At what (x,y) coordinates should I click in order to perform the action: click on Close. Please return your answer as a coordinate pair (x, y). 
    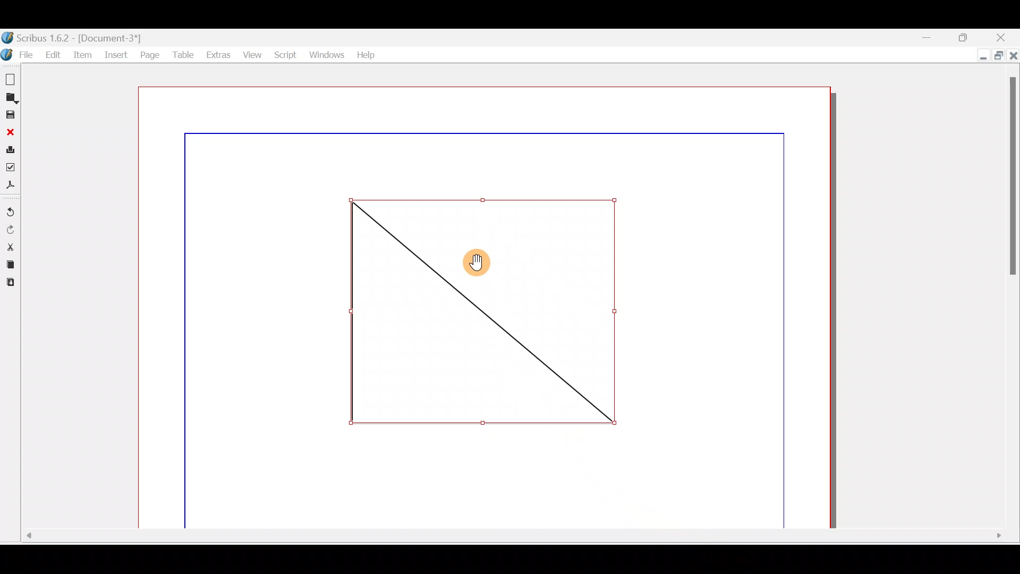
    Looking at the image, I should click on (9, 131).